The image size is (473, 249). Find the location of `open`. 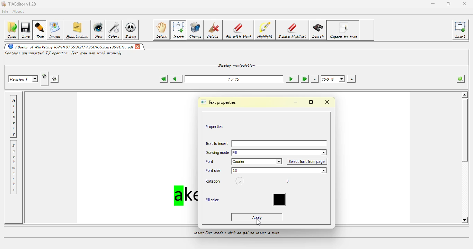

open is located at coordinates (11, 30).